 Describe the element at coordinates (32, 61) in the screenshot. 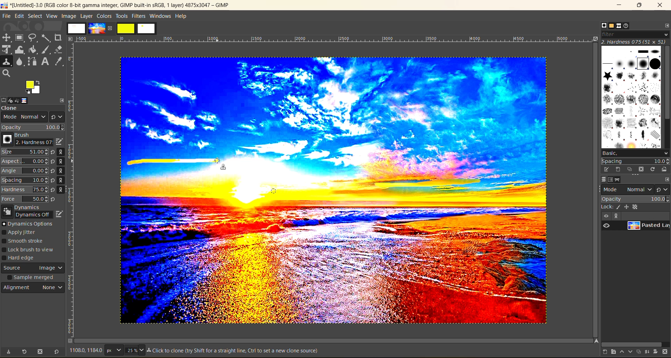

I see `path tool` at that location.